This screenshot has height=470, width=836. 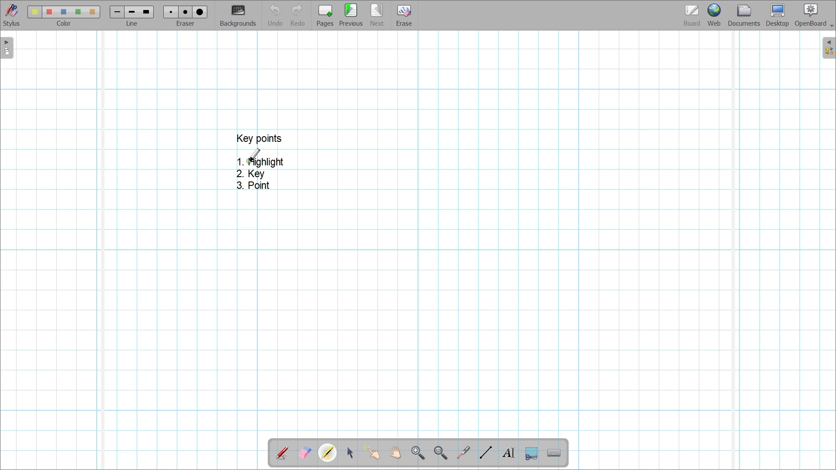 What do you see at coordinates (34, 12) in the screenshot?
I see `Color 1` at bounding box center [34, 12].